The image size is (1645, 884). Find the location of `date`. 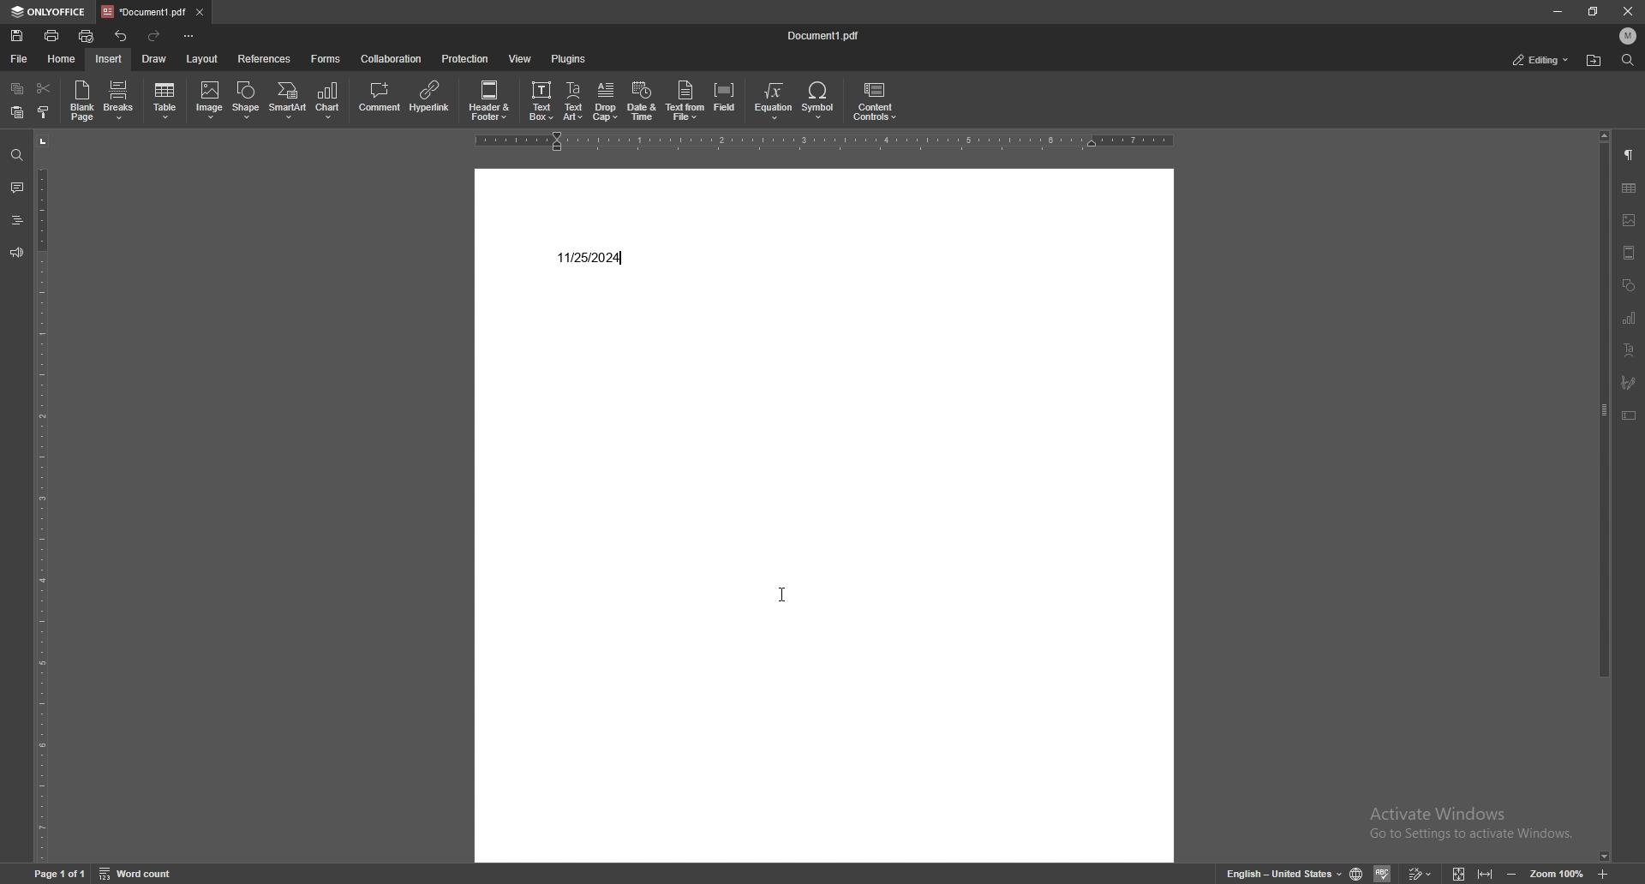

date is located at coordinates (597, 256).